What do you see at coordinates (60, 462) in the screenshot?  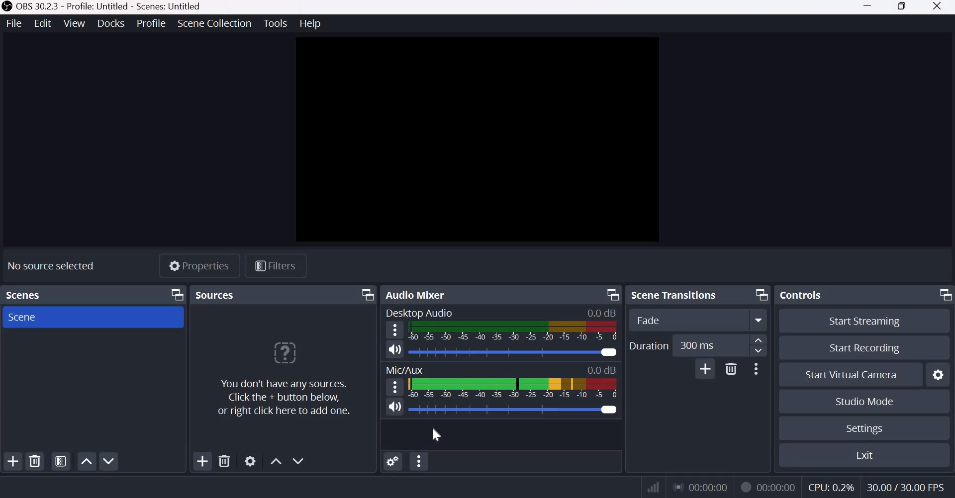 I see `Open scene filters` at bounding box center [60, 462].